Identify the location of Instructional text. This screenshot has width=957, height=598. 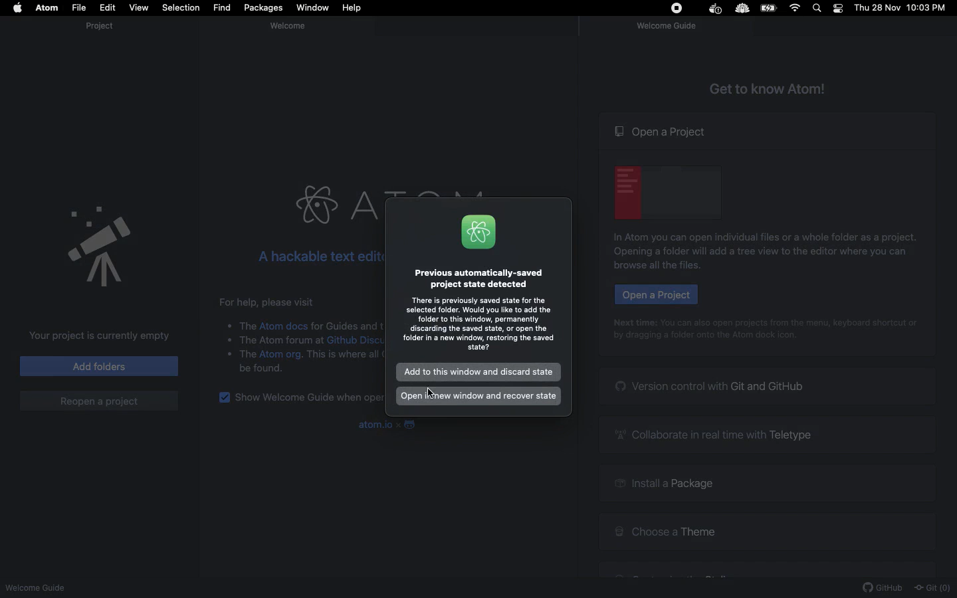
(755, 258).